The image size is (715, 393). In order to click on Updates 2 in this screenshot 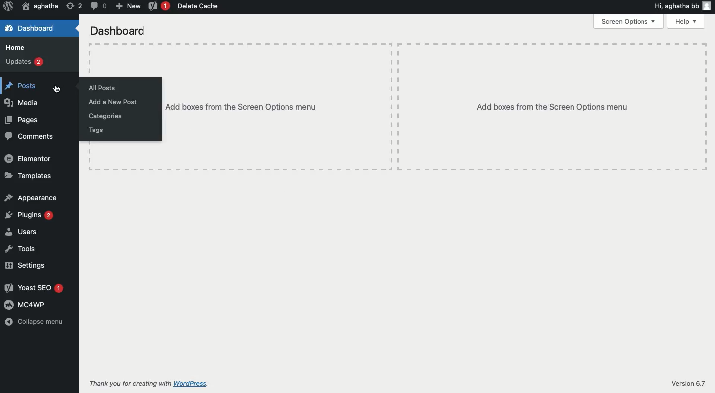, I will do `click(27, 63)`.